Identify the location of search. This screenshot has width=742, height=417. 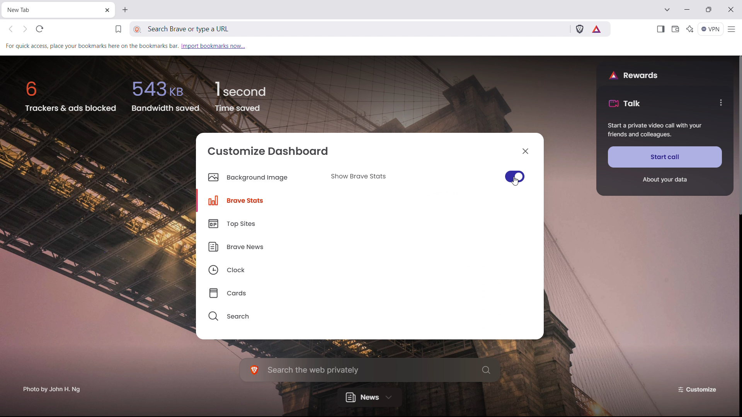
(258, 314).